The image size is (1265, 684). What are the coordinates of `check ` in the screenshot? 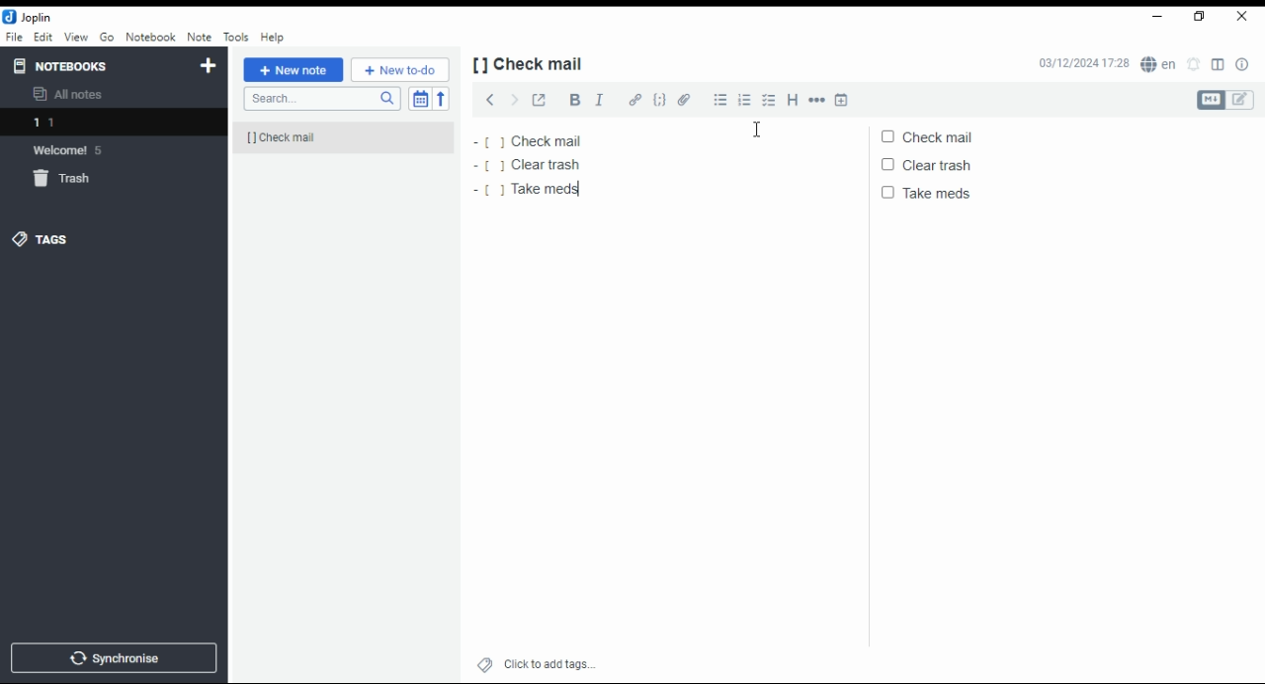 It's located at (937, 137).